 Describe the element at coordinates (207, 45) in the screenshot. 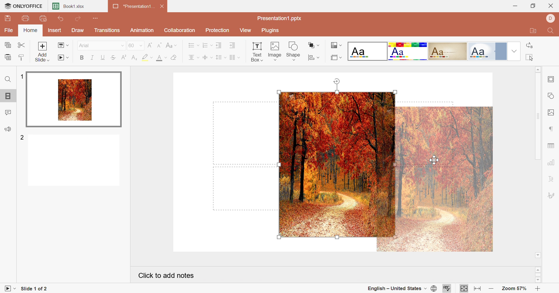

I see `Numbering` at that location.